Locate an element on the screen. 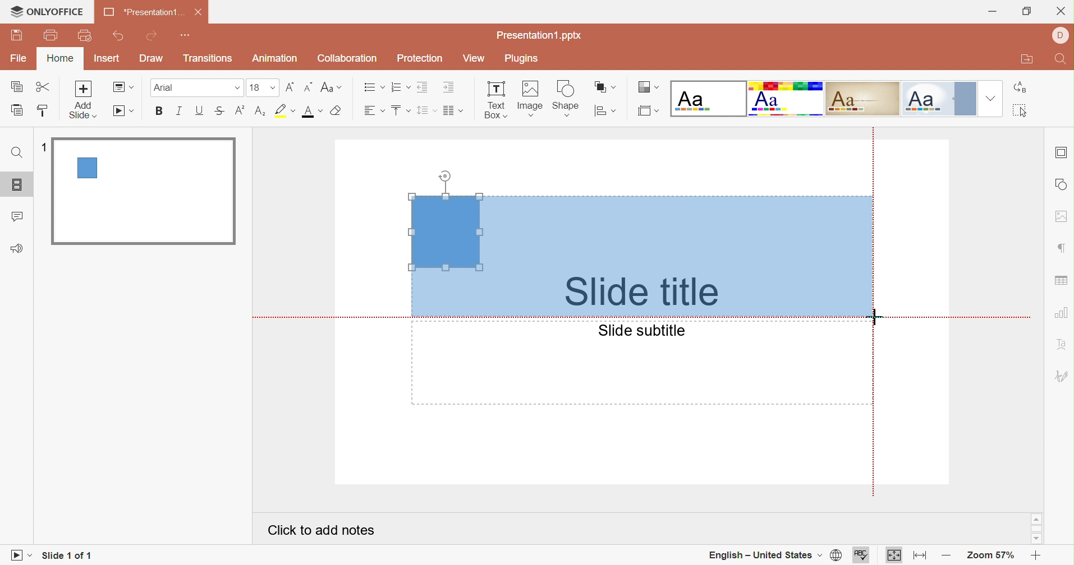 The height and width of the screenshot is (565, 1074). Arrange shape is located at coordinates (604, 87).